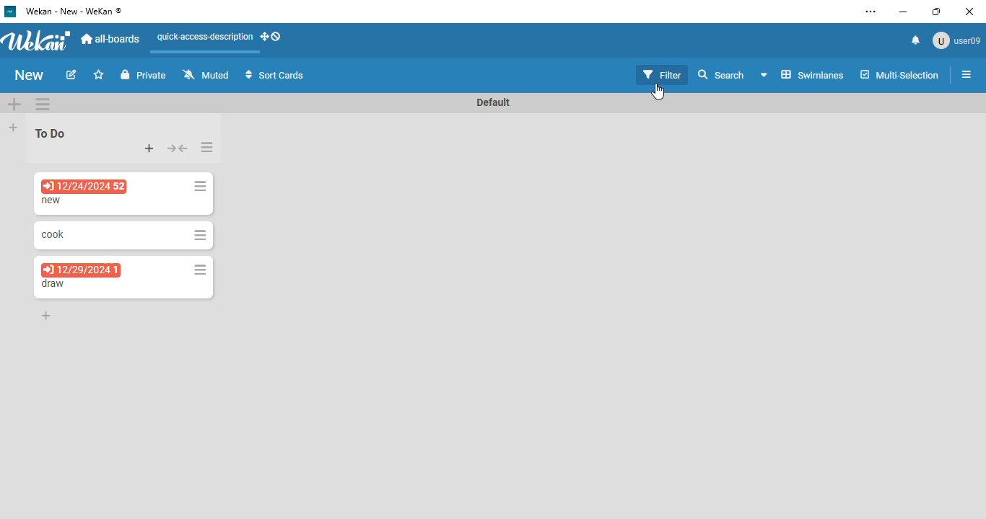  What do you see at coordinates (53, 200) in the screenshot?
I see `card name` at bounding box center [53, 200].